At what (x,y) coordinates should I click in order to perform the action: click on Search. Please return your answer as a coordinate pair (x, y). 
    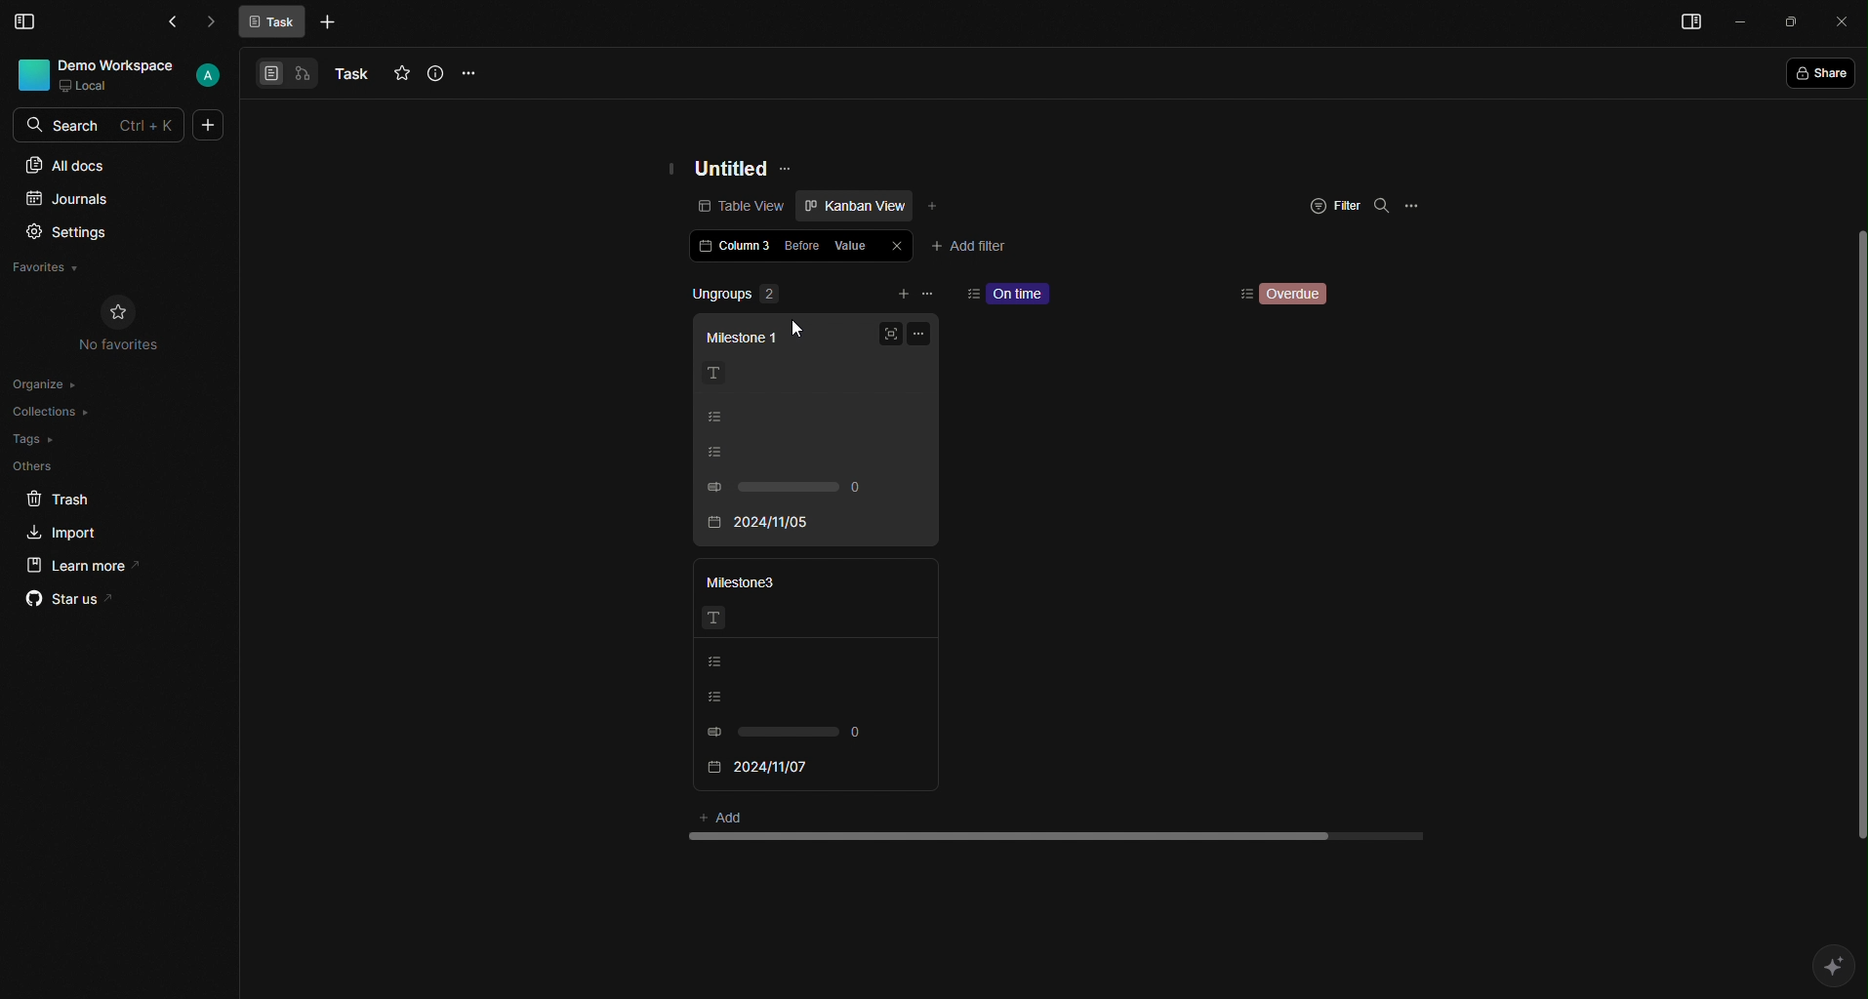
    Looking at the image, I should click on (1383, 208).